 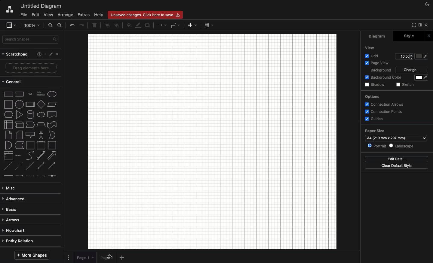 I want to click on Change, so click(x=411, y=70).